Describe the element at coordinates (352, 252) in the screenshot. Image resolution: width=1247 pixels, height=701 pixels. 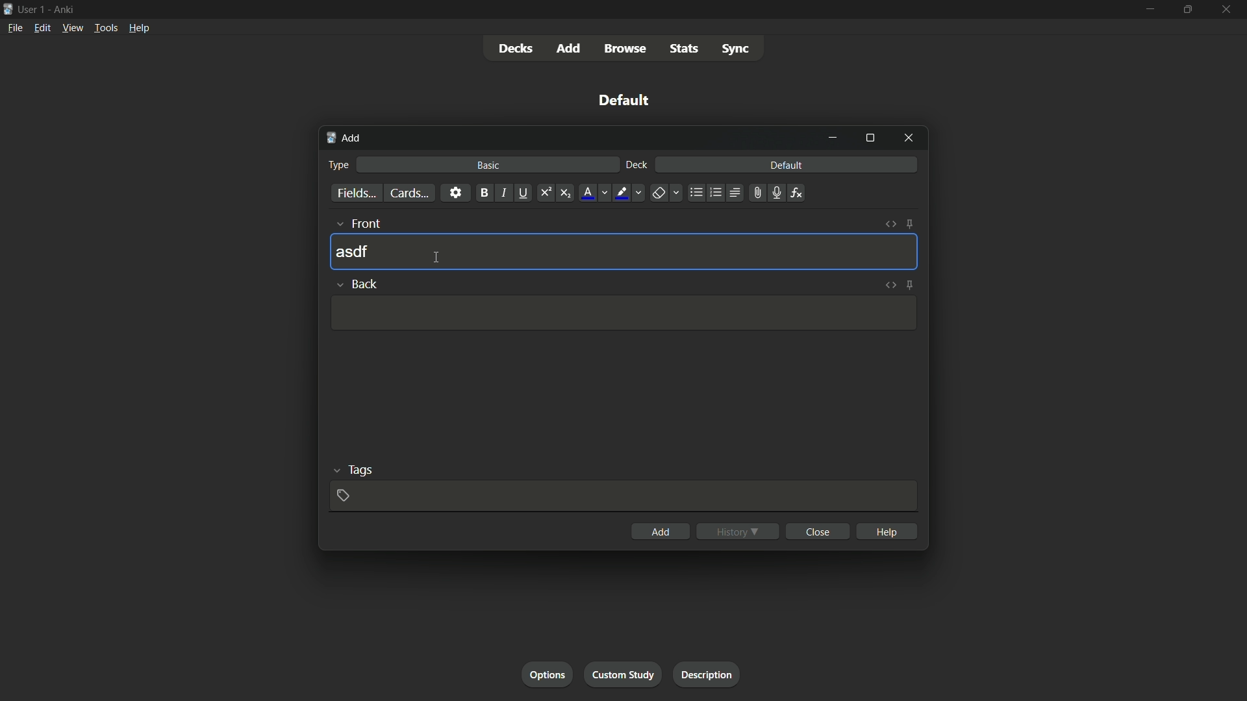
I see `asdf` at that location.